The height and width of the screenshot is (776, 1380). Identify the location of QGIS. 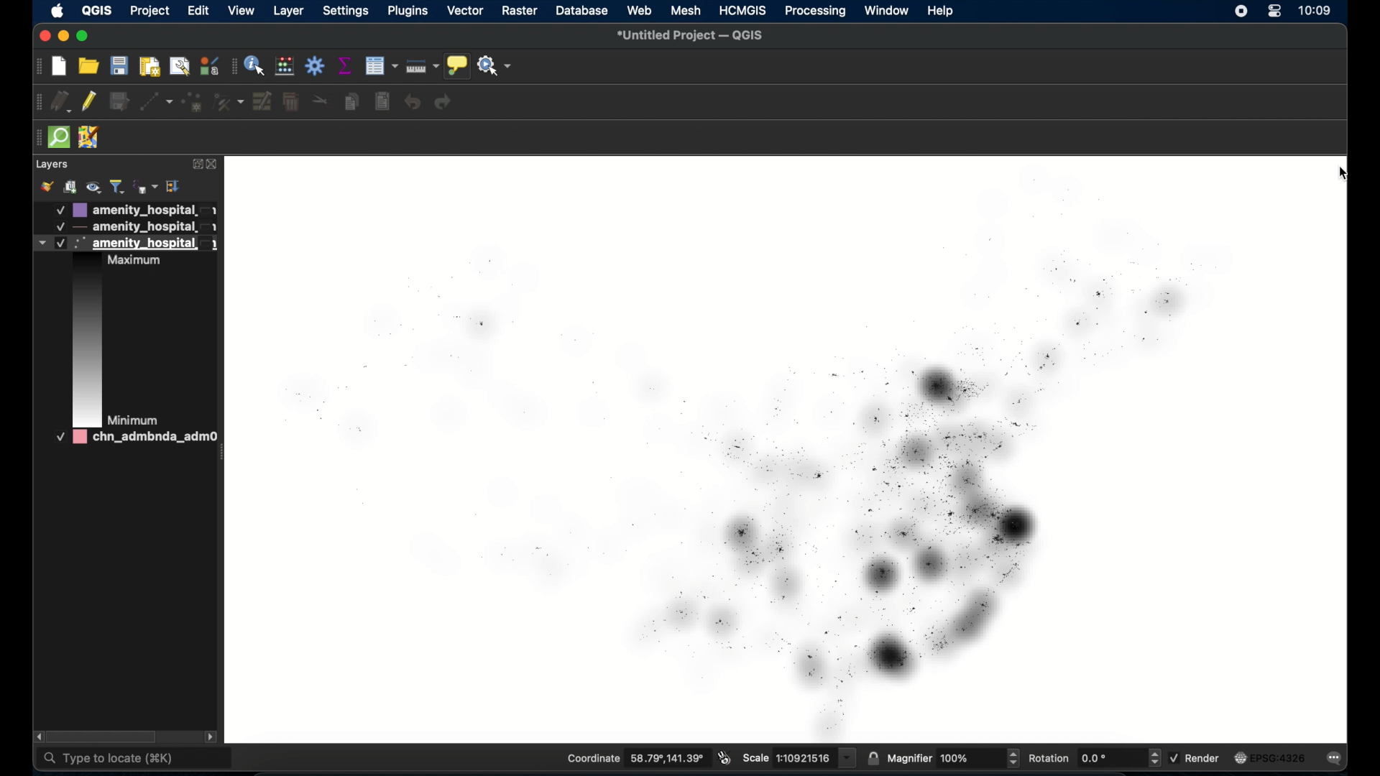
(96, 10).